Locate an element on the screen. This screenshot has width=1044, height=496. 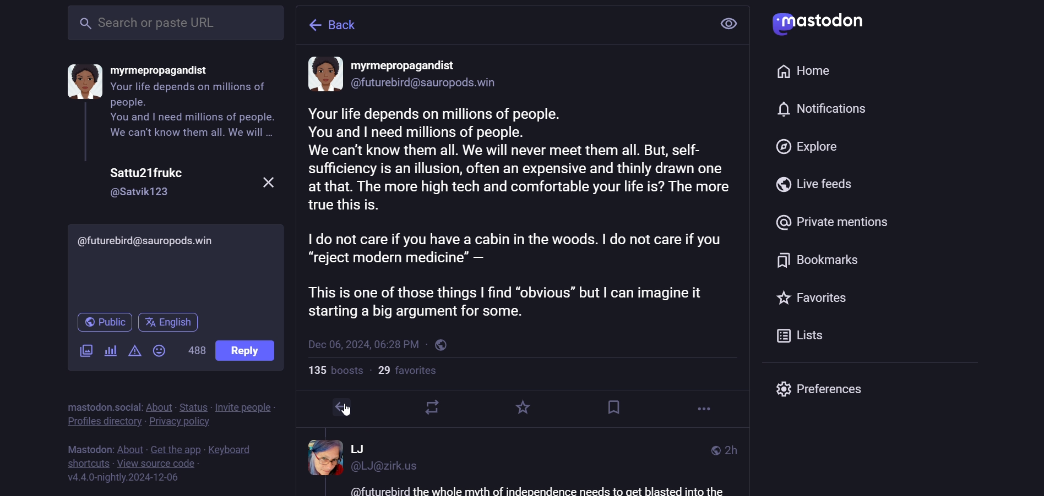
short is located at coordinates (87, 463).